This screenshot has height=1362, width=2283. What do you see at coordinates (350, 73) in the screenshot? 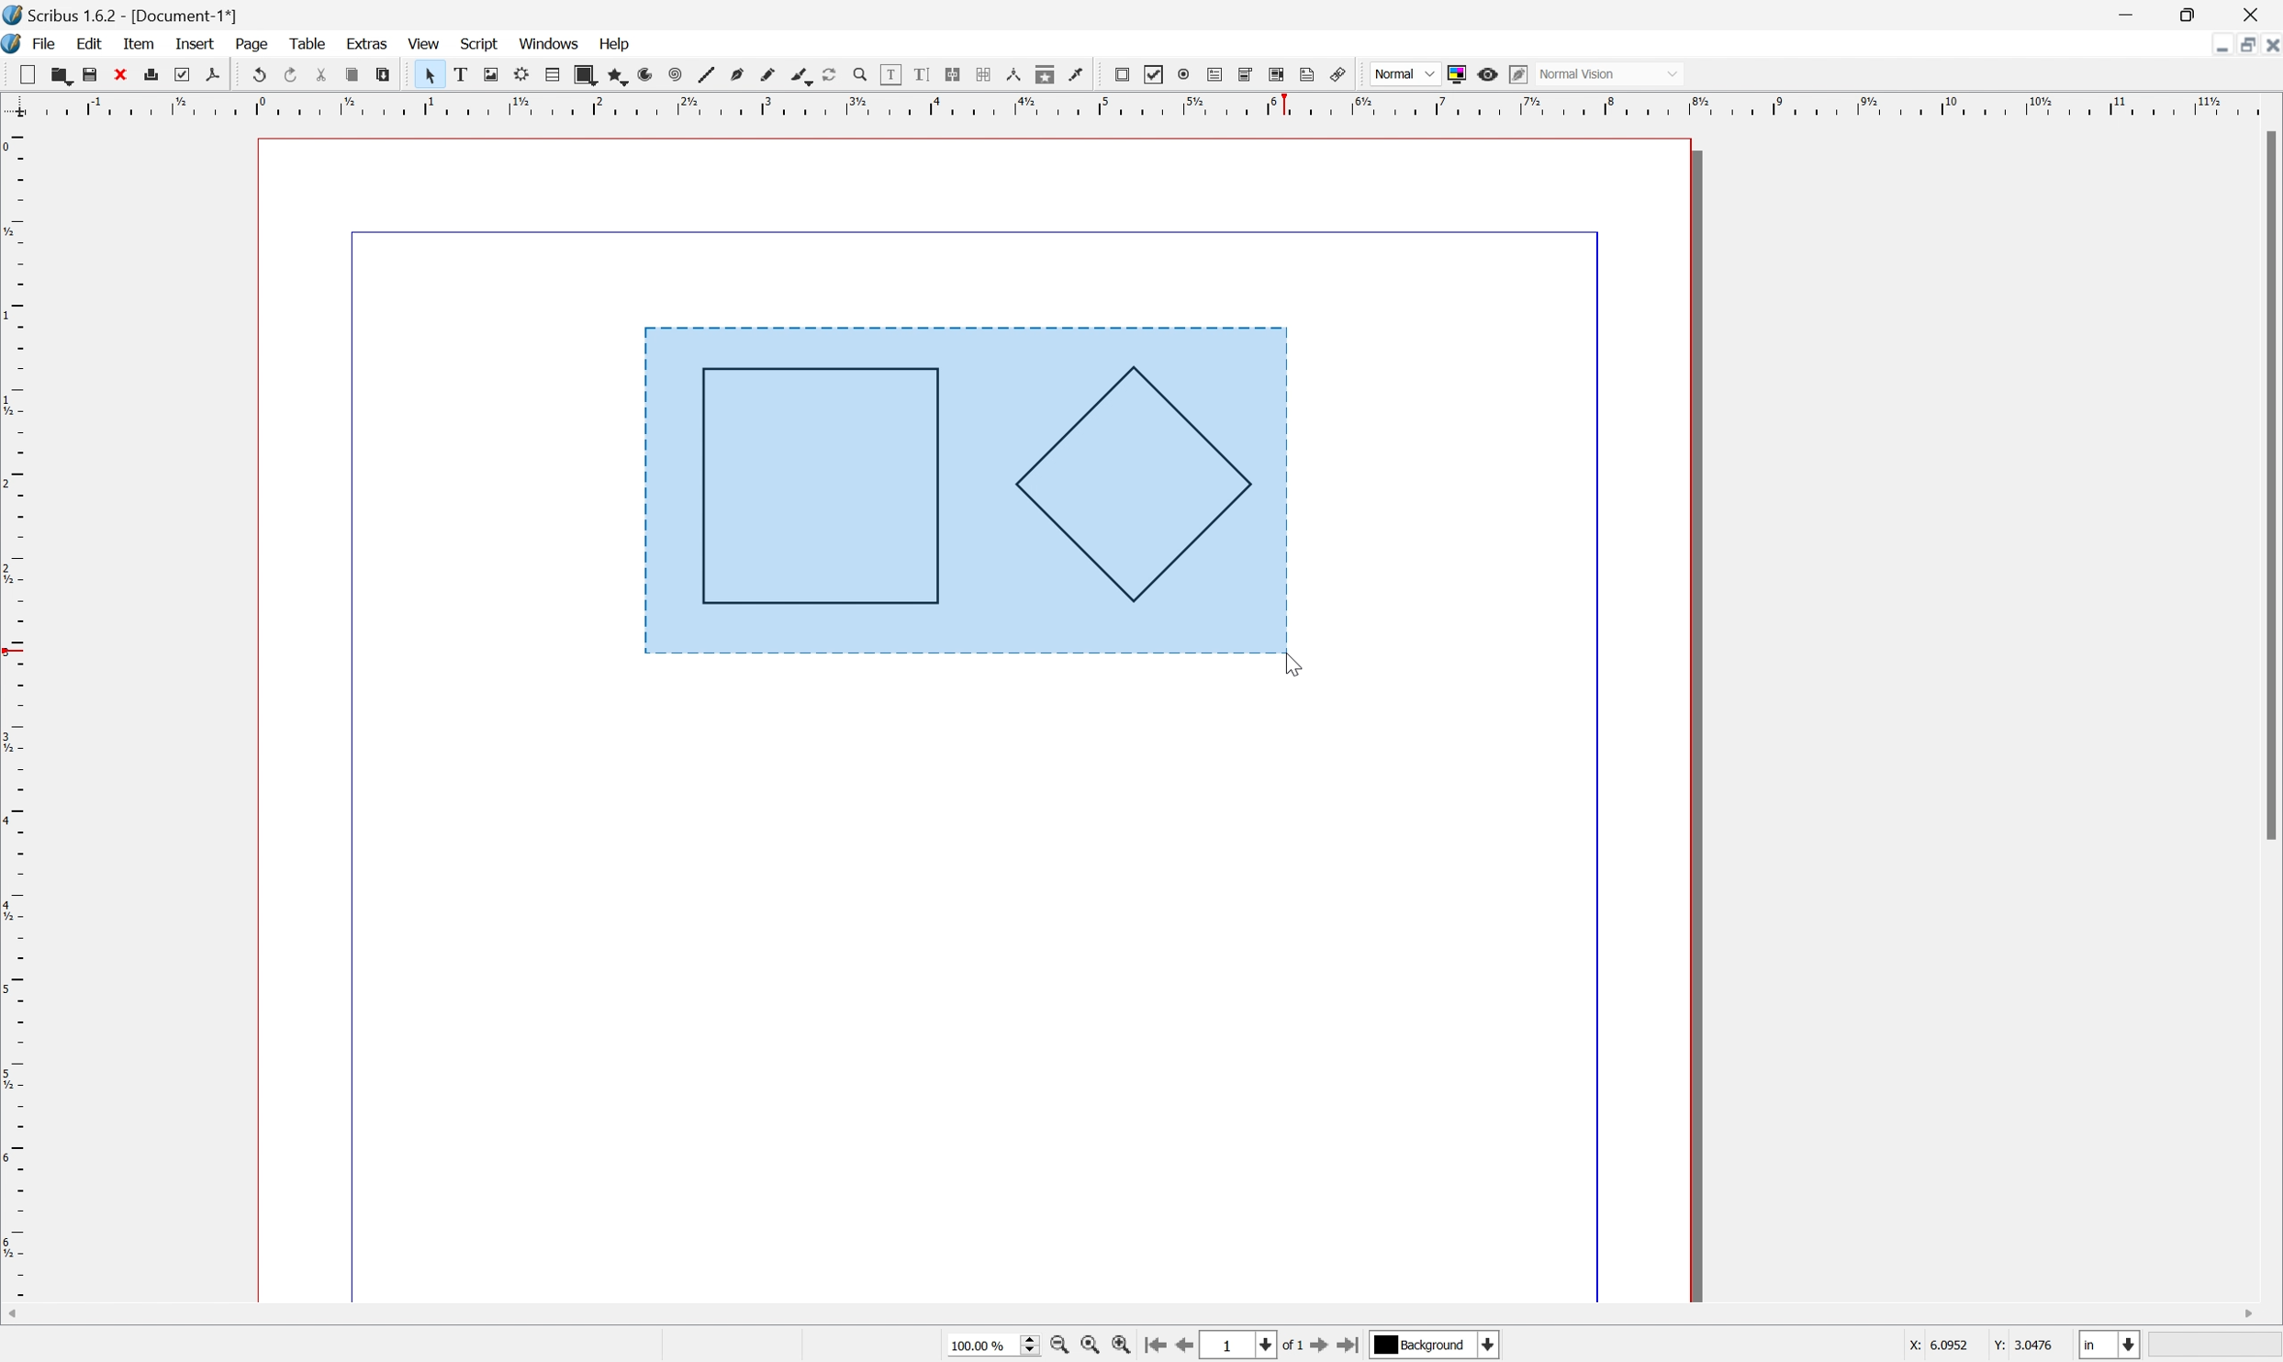
I see `copy` at bounding box center [350, 73].